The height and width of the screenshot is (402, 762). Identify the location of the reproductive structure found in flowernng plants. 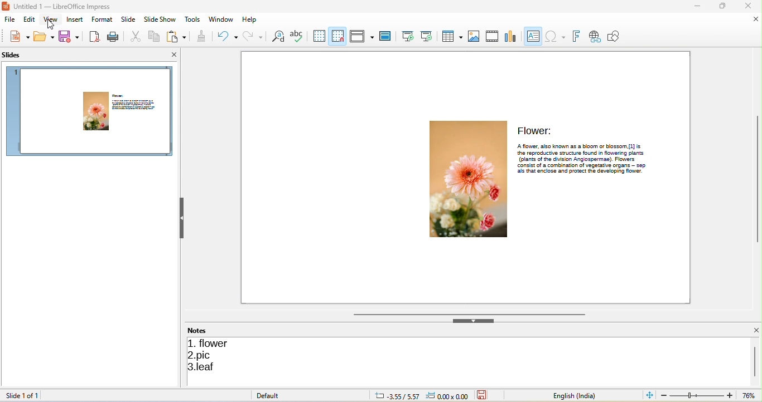
(582, 153).